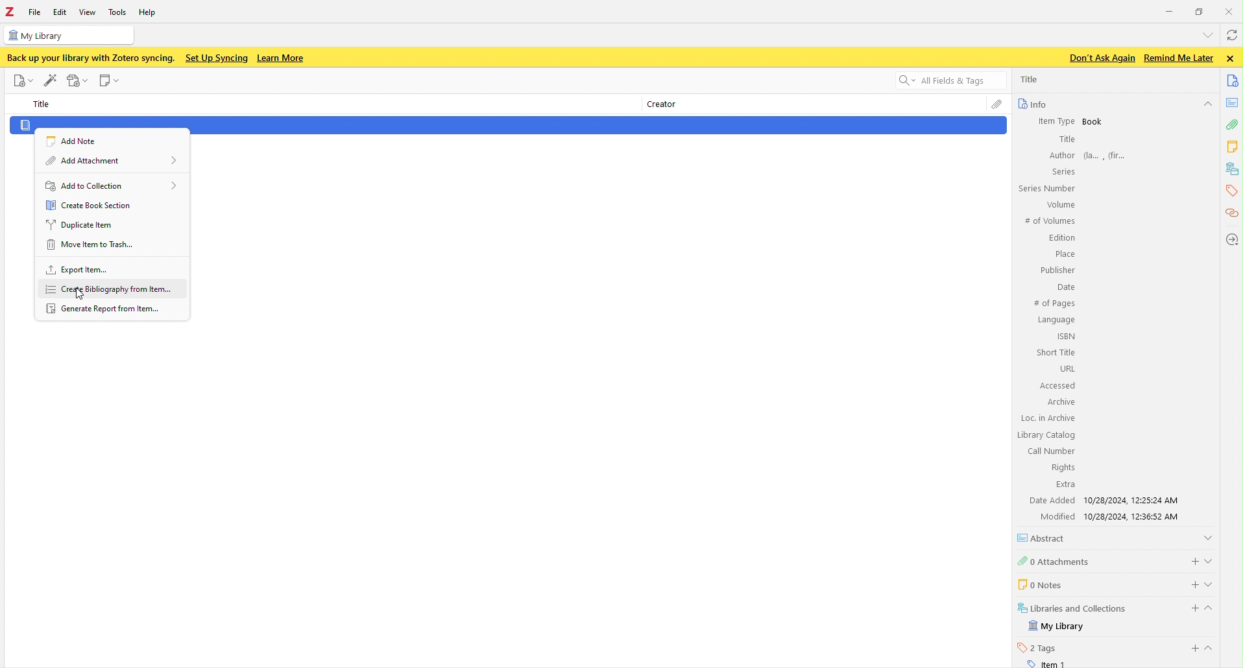 The width and height of the screenshot is (1243, 668). I want to click on duplicate item , so click(111, 224).